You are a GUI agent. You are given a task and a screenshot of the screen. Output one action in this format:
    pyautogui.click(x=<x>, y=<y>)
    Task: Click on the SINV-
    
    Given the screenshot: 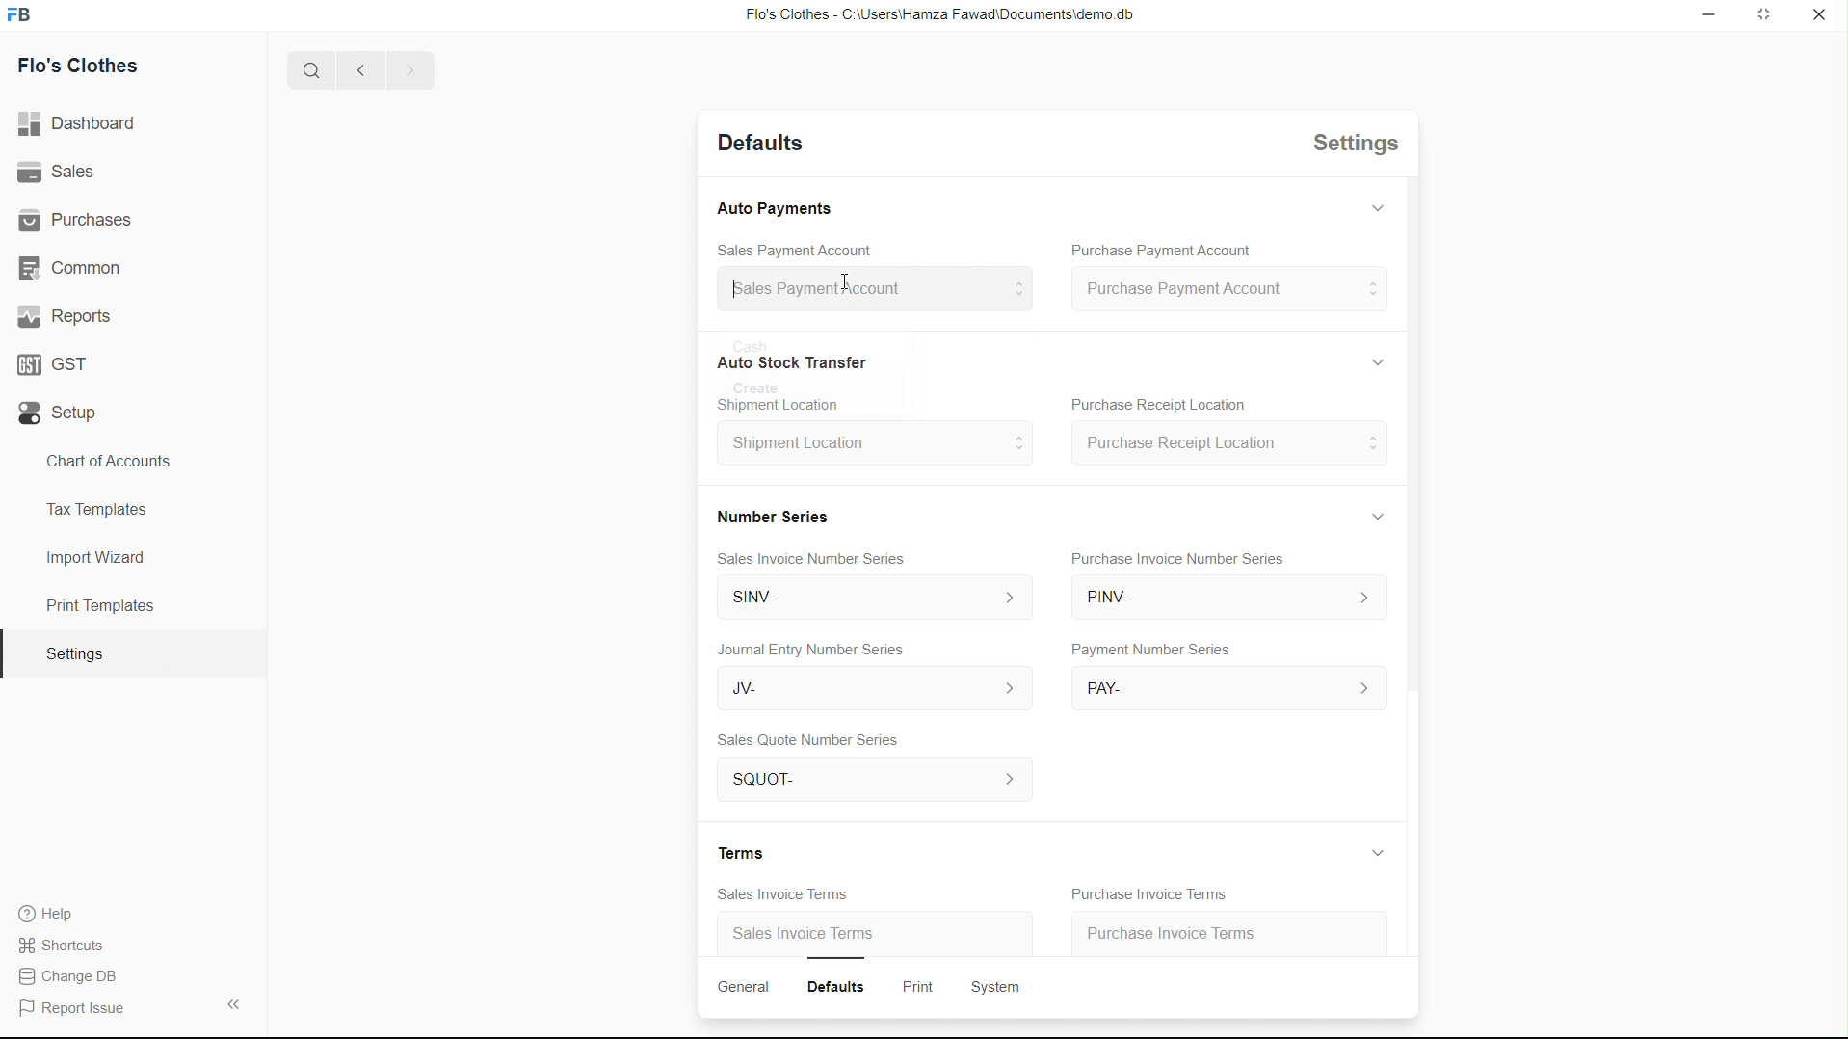 What is the action you would take?
    pyautogui.click(x=865, y=599)
    